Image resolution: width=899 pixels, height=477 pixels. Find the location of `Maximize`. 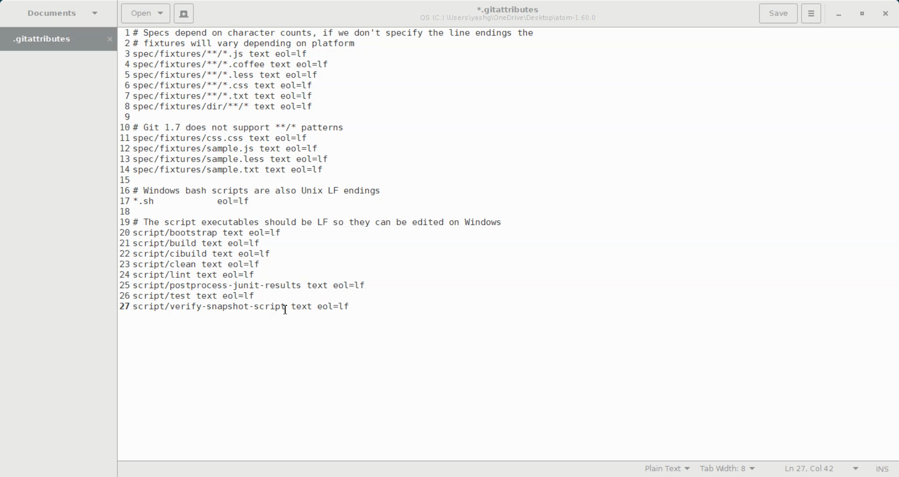

Maximize is located at coordinates (863, 14).